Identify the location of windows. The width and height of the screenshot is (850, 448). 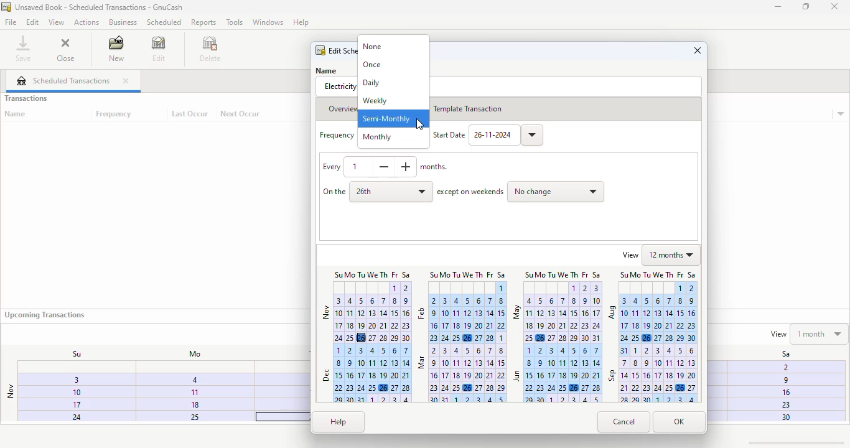
(268, 22).